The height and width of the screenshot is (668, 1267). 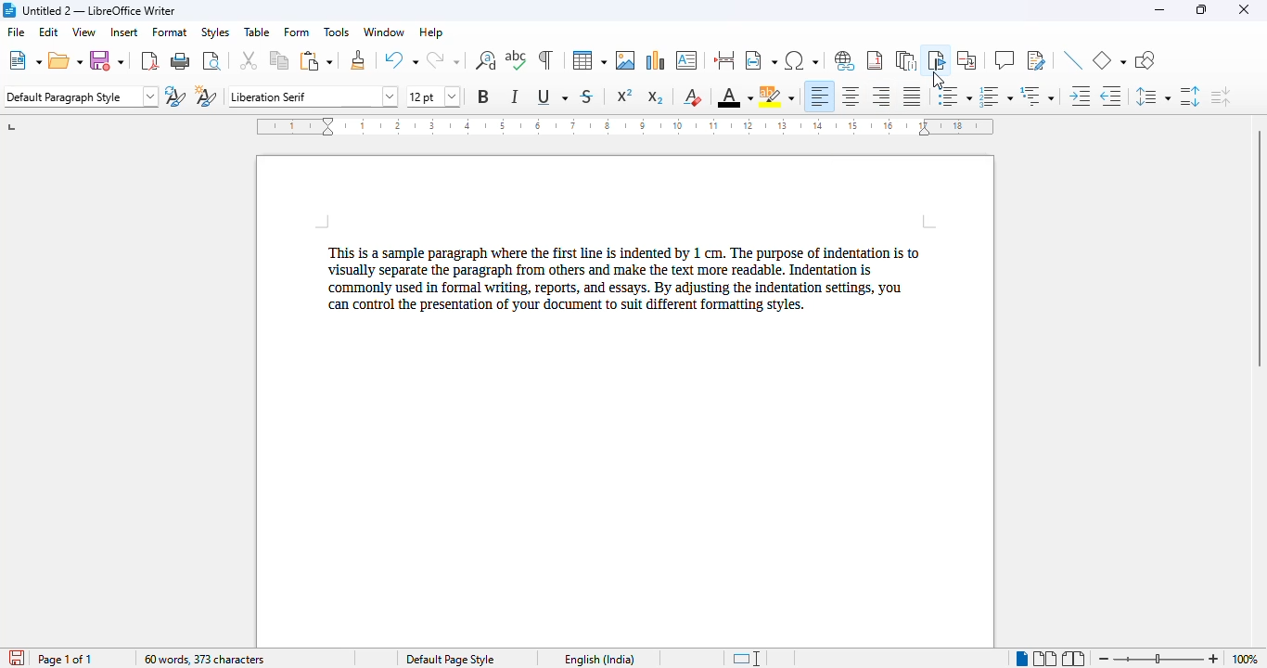 I want to click on font name, so click(x=314, y=96).